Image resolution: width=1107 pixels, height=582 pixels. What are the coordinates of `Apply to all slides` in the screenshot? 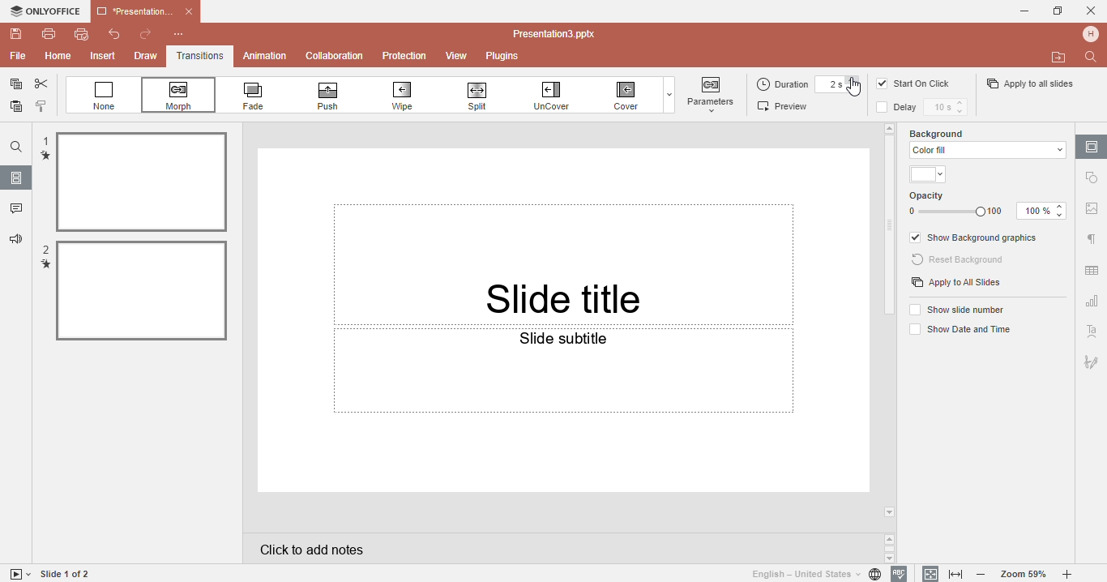 It's located at (956, 284).